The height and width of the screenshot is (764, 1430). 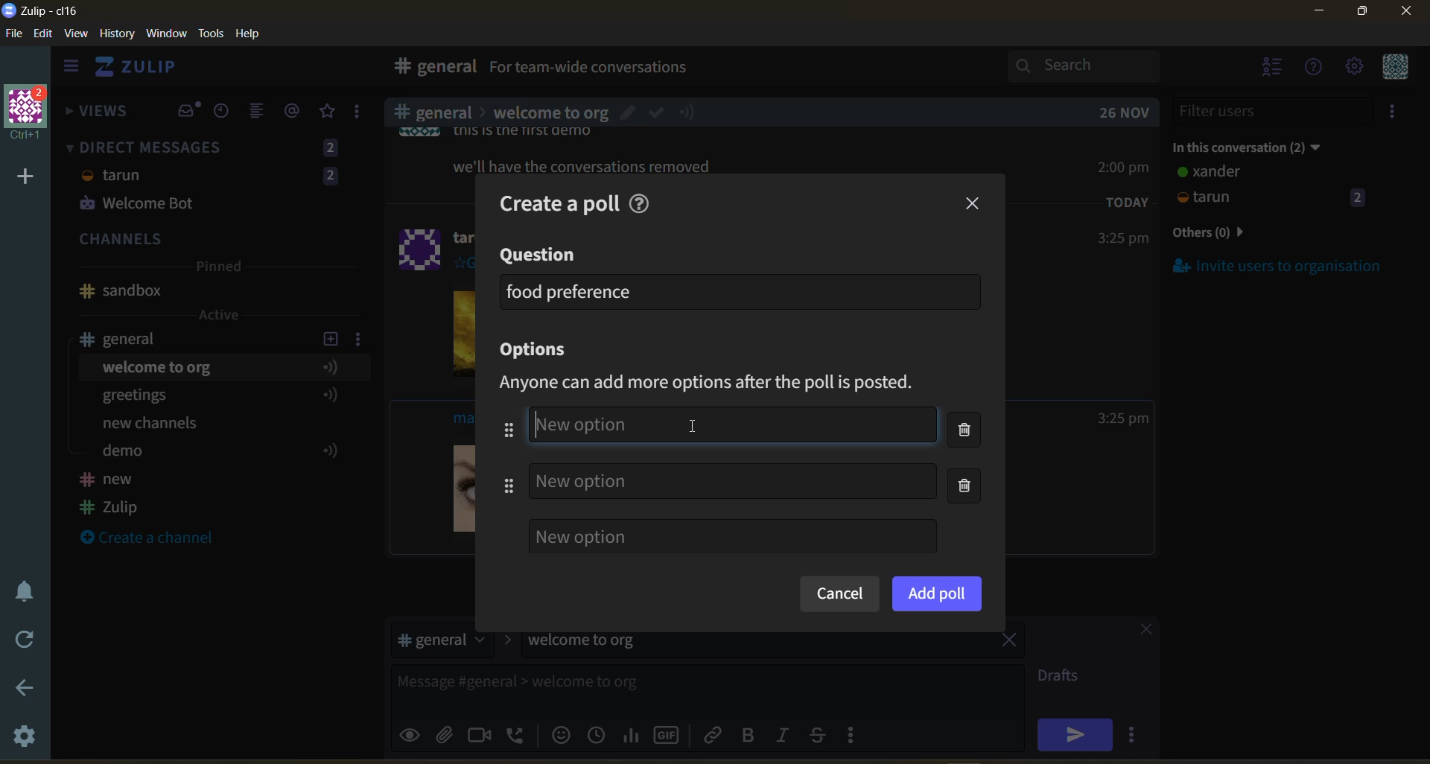 What do you see at coordinates (1122, 239) in the screenshot?
I see `3:25 pm` at bounding box center [1122, 239].